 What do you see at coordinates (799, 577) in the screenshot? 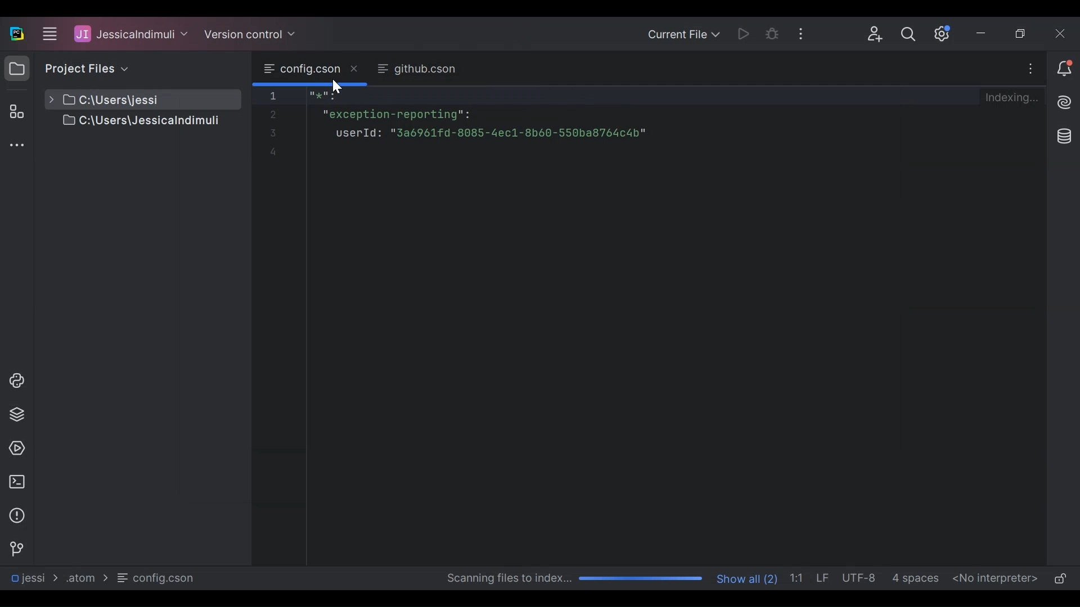
I see `Line Column` at bounding box center [799, 577].